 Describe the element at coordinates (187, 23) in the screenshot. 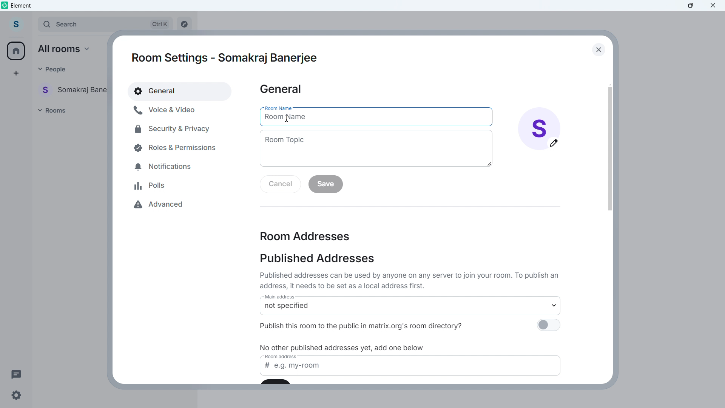

I see `explore room` at that location.